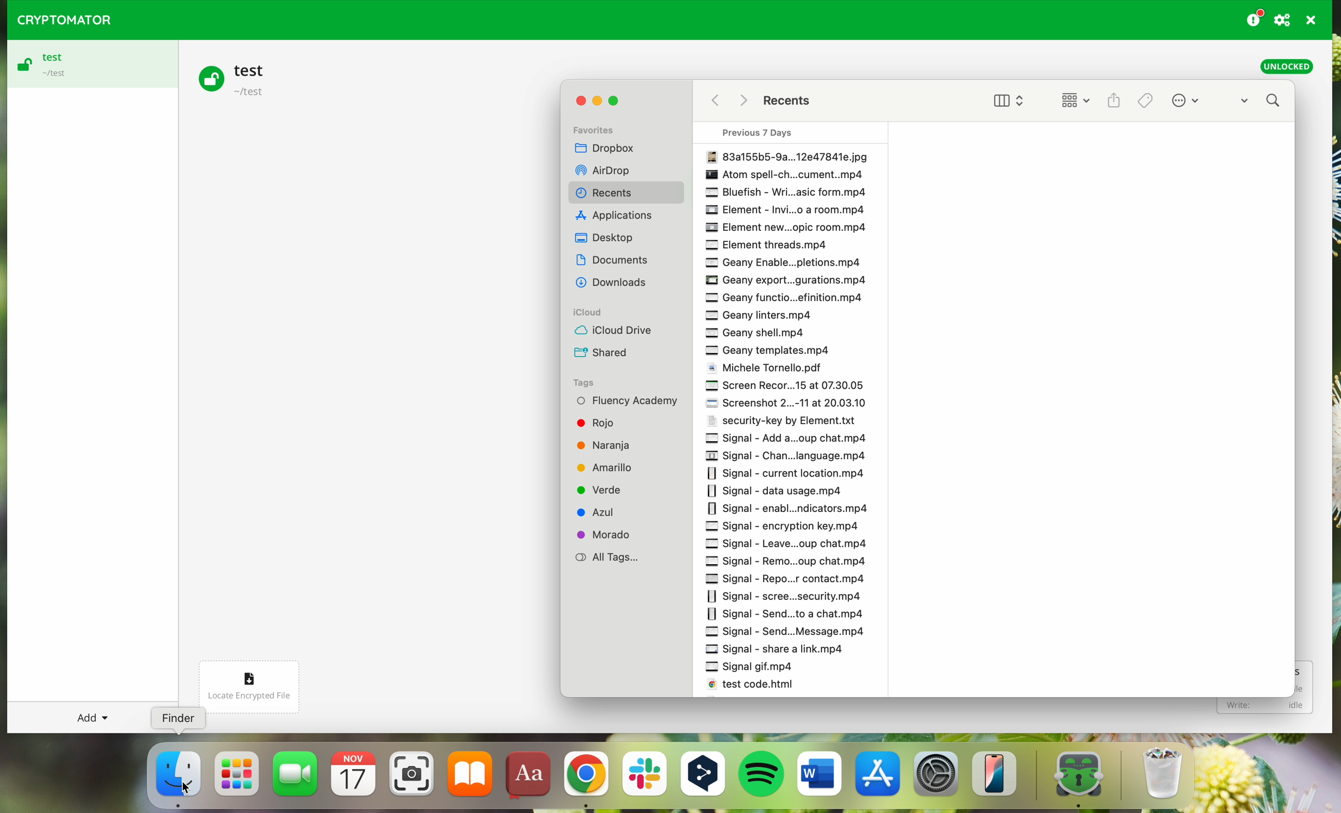 The width and height of the screenshot is (1341, 813). I want to click on Verde, so click(604, 489).